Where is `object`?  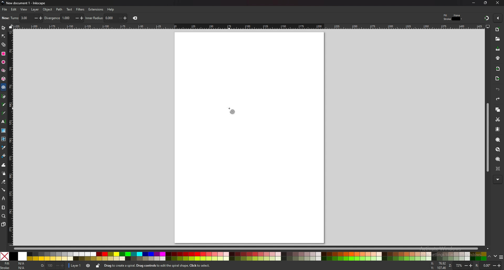 object is located at coordinates (48, 9).